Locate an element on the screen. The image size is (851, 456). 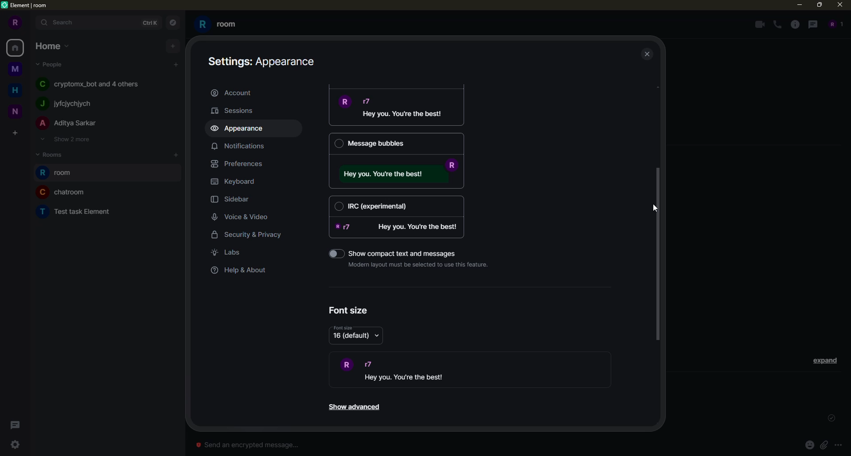
account is located at coordinates (234, 92).